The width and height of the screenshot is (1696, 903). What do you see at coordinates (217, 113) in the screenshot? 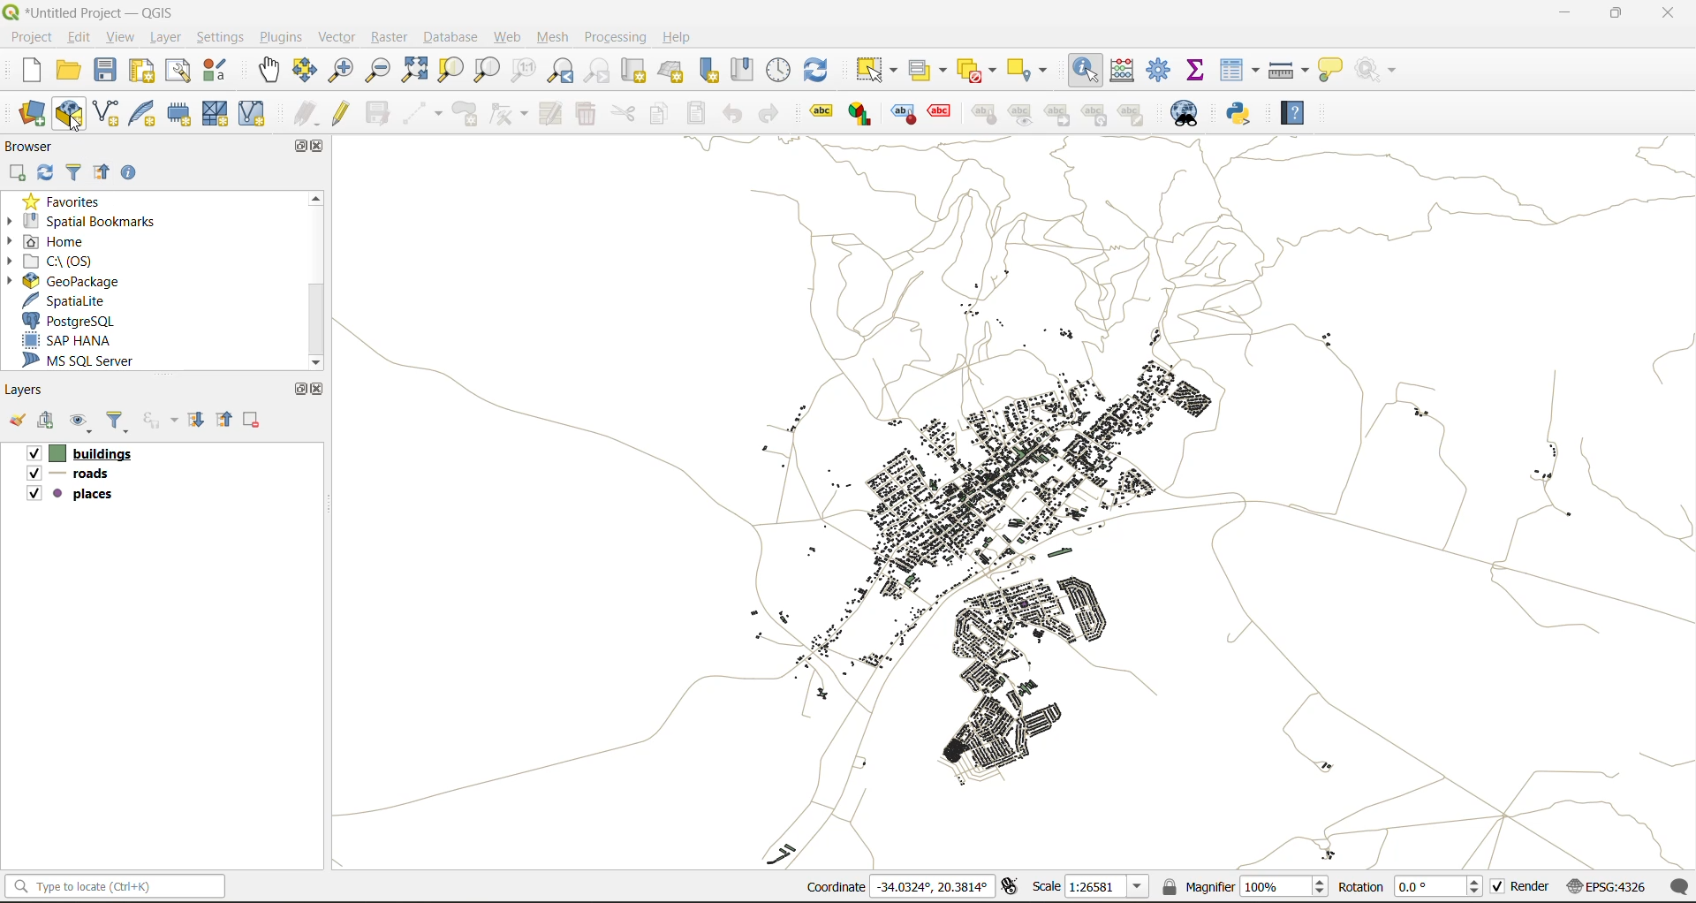
I see `mesh` at bounding box center [217, 113].